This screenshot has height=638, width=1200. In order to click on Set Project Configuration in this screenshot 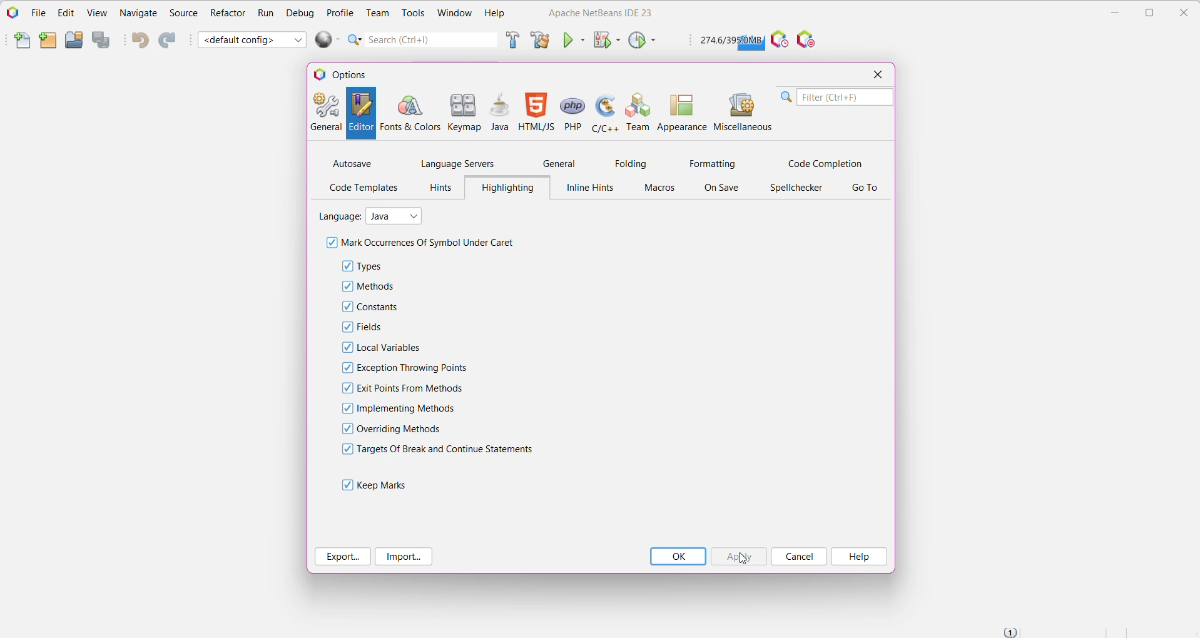, I will do `click(253, 39)`.